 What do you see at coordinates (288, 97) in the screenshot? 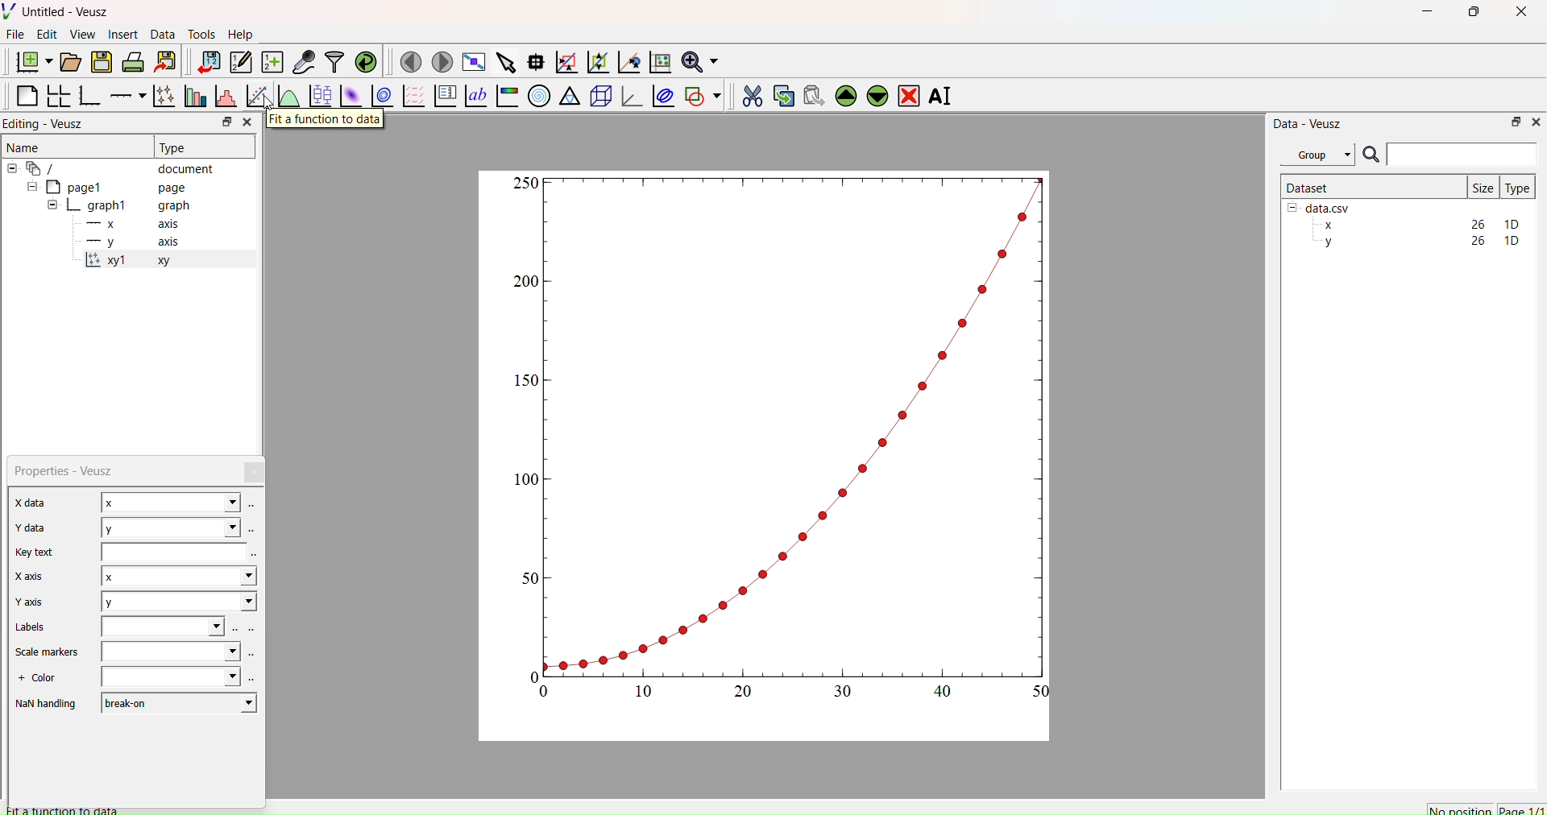
I see `Plot a function` at bounding box center [288, 97].